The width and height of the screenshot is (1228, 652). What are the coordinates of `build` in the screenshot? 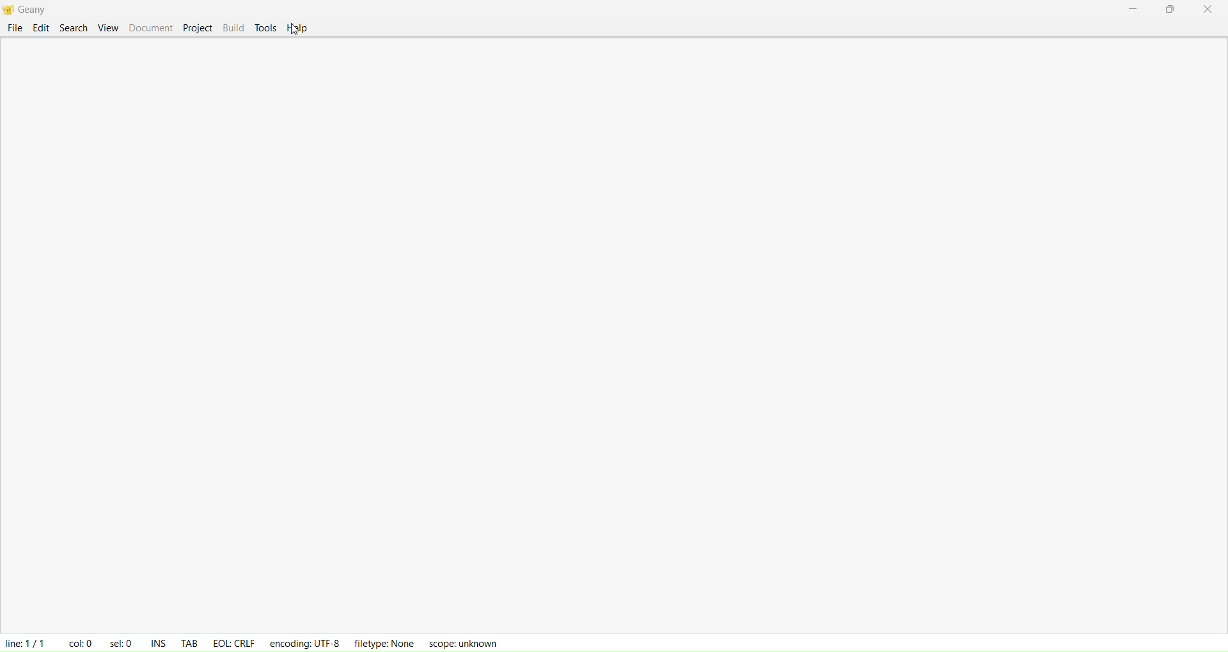 It's located at (232, 27).